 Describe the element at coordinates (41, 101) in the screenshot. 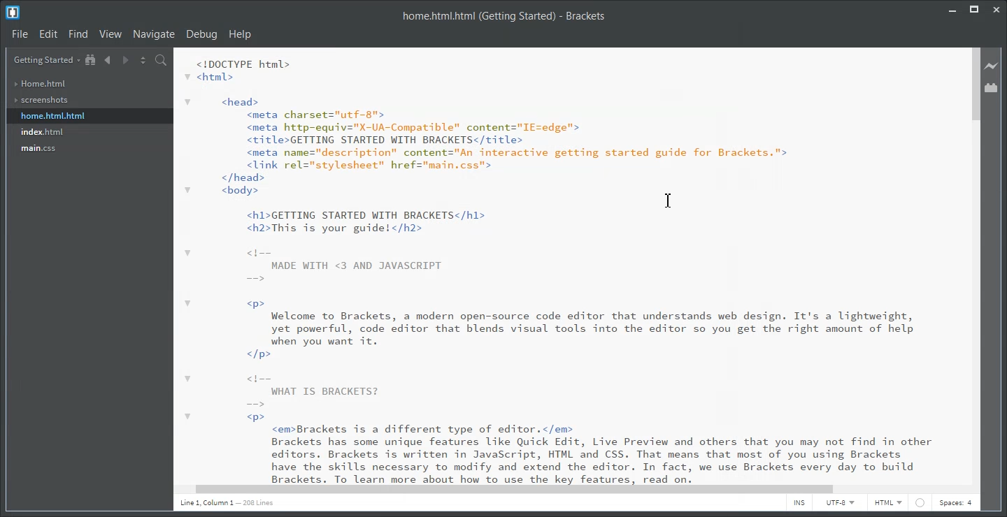

I see `Screenshots` at that location.